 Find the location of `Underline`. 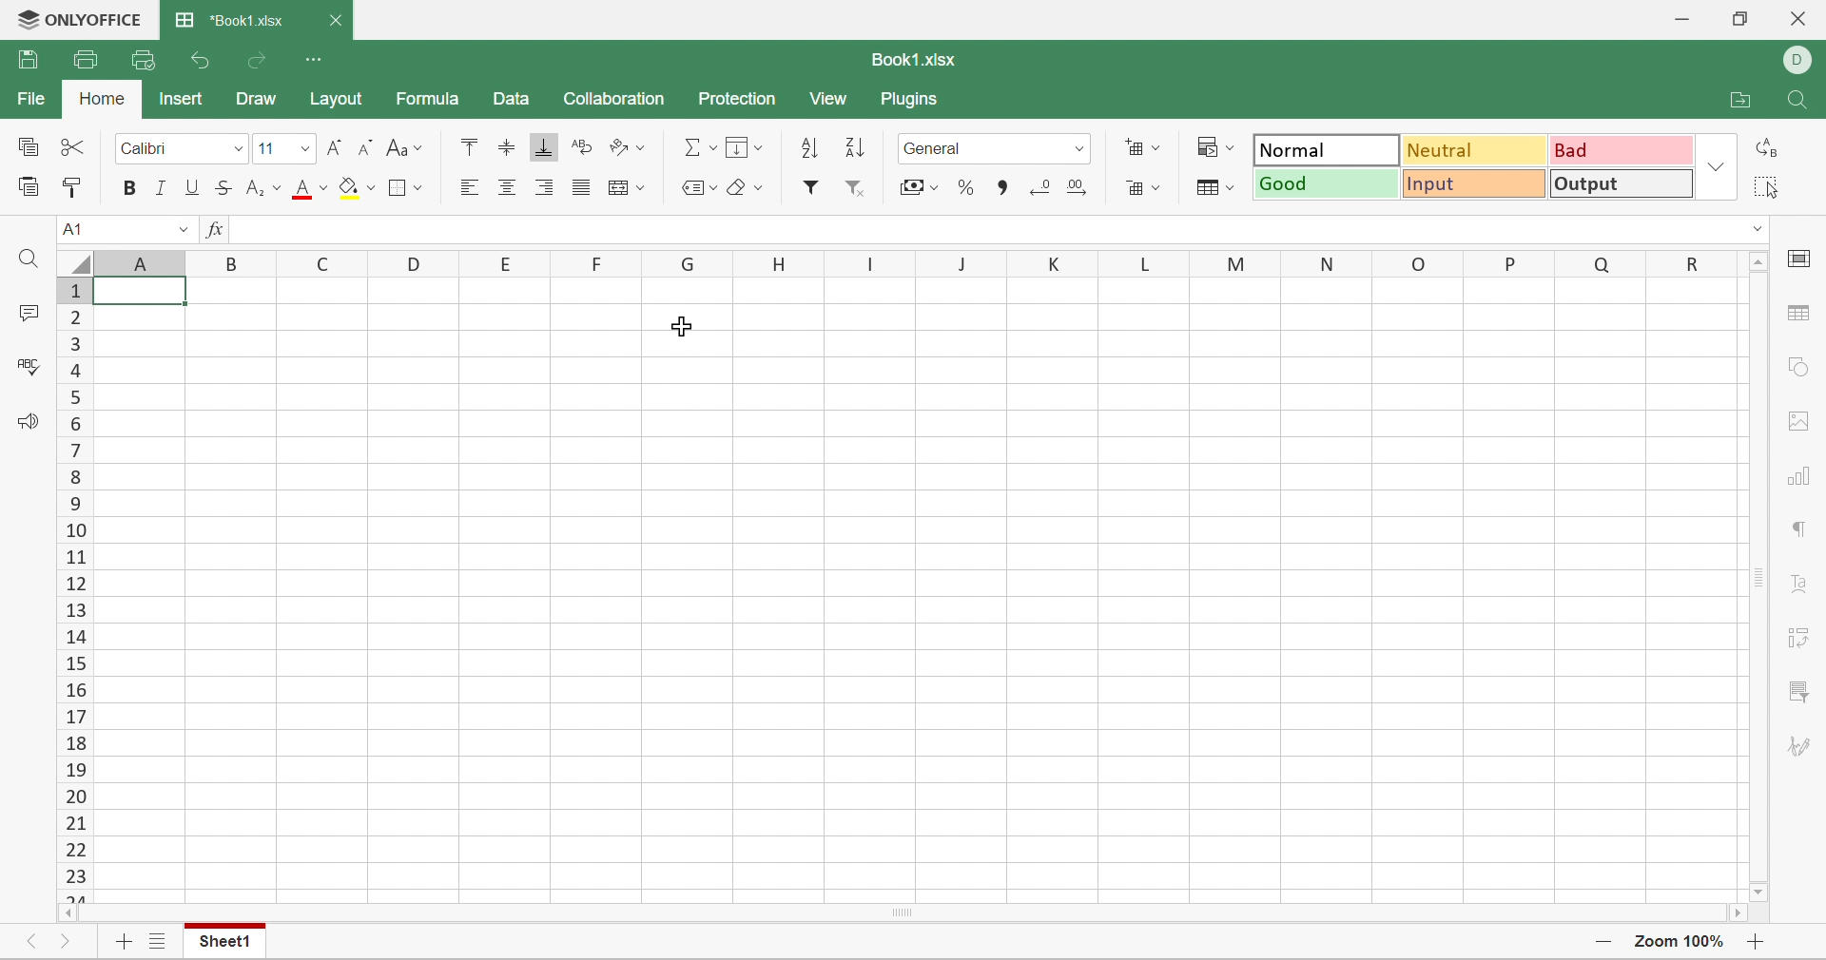

Underline is located at coordinates (190, 191).